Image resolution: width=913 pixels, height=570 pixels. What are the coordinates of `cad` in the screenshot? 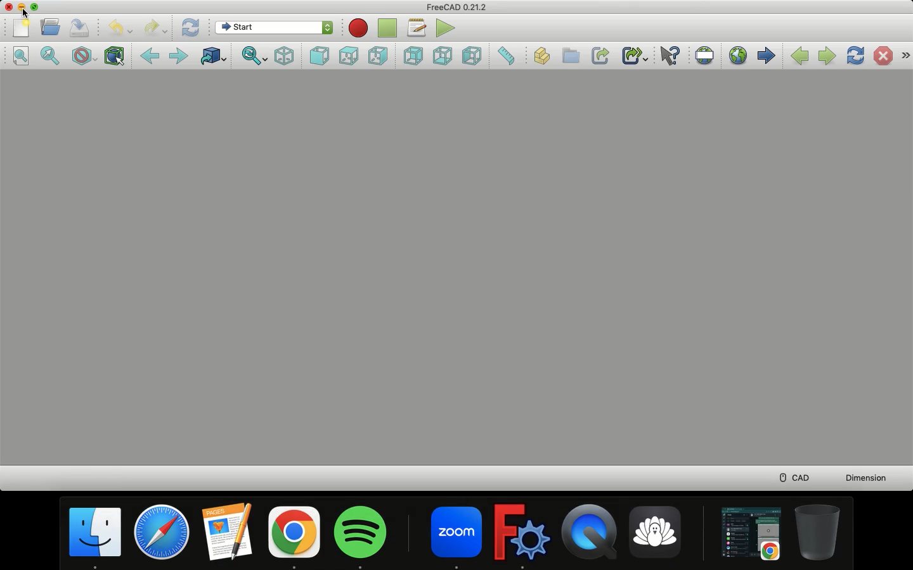 It's located at (789, 475).